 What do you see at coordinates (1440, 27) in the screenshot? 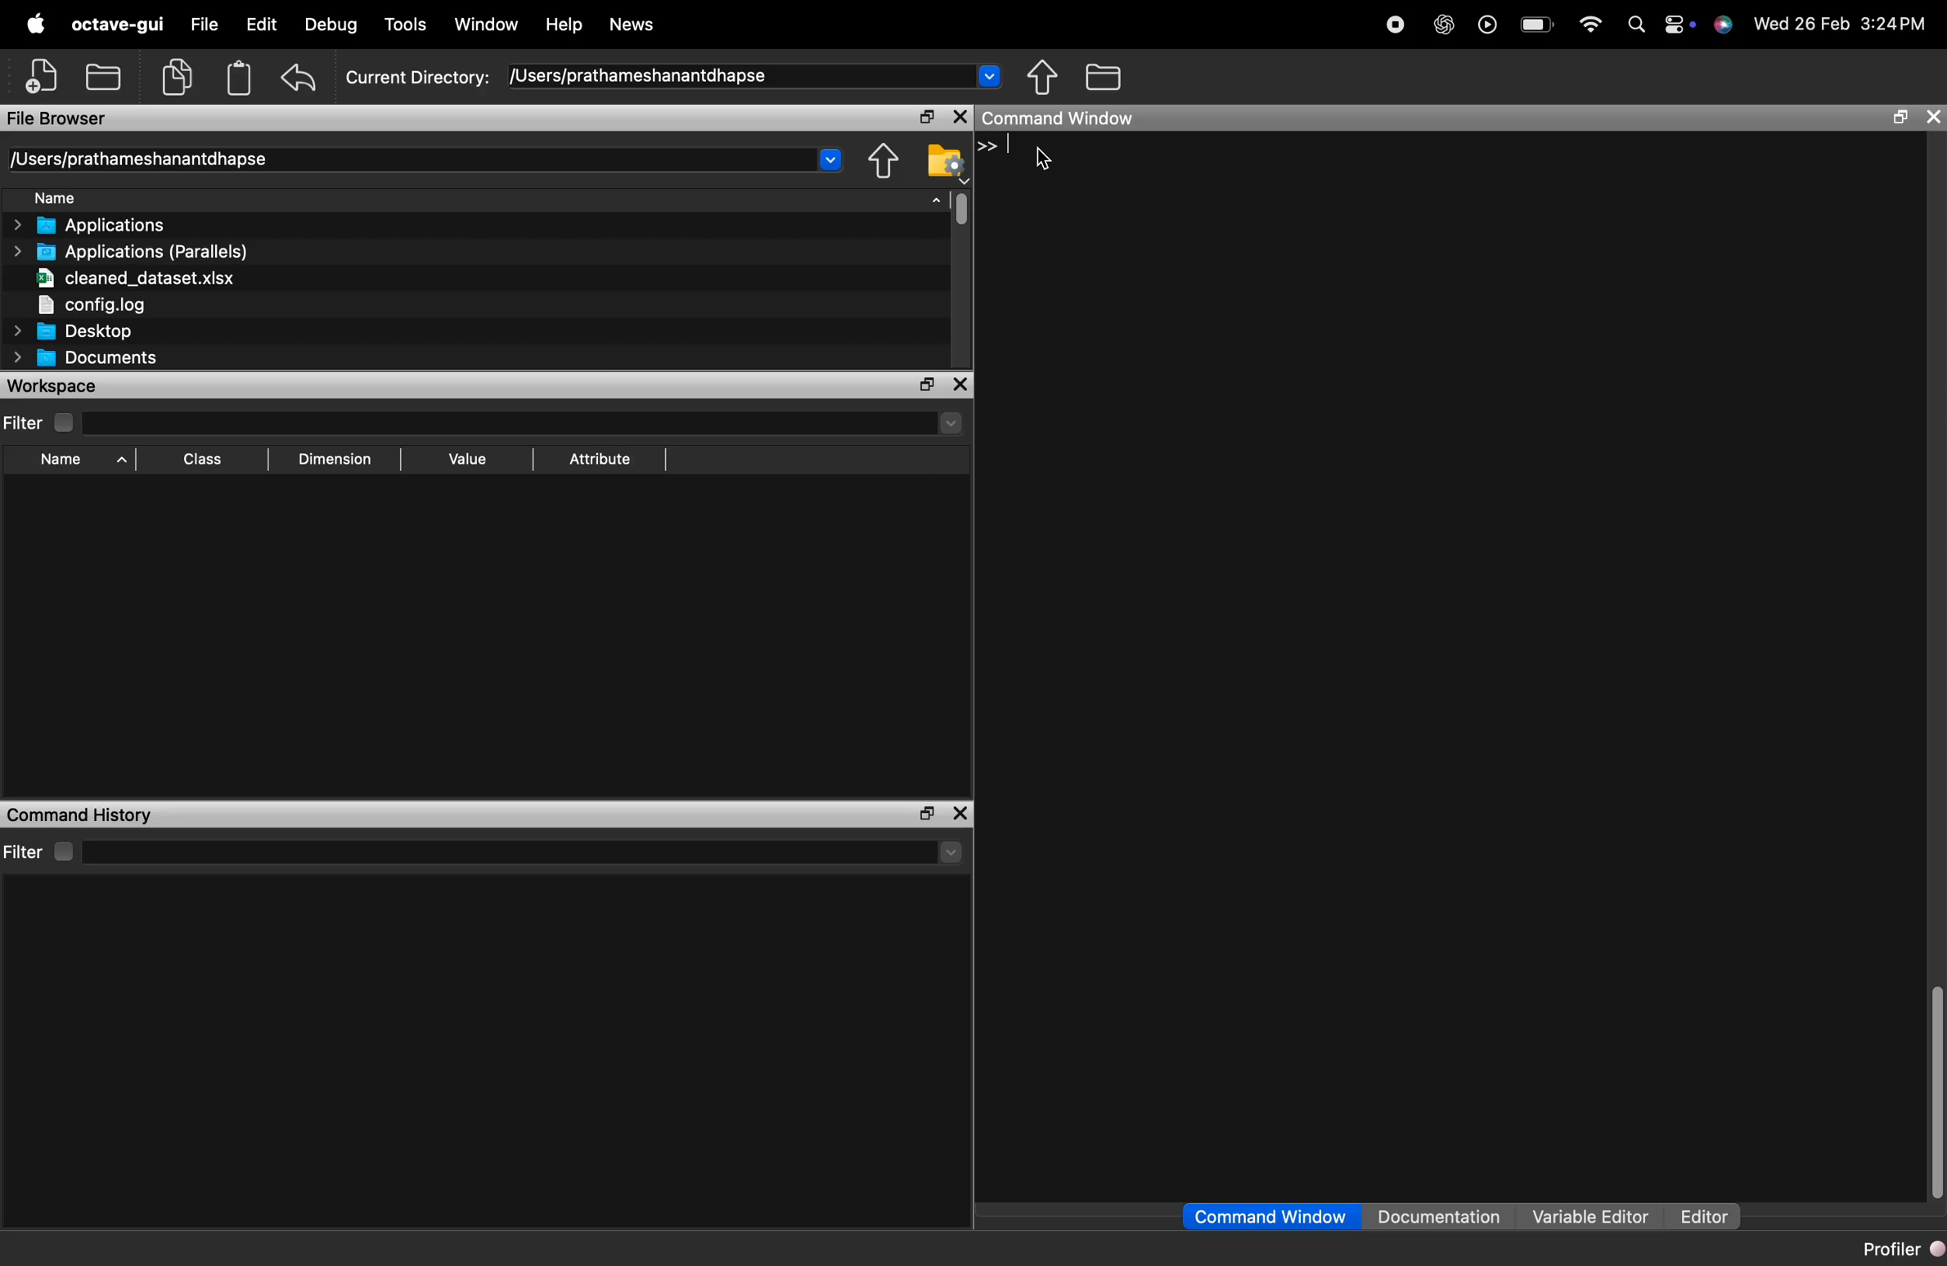
I see `chat GPT` at bounding box center [1440, 27].